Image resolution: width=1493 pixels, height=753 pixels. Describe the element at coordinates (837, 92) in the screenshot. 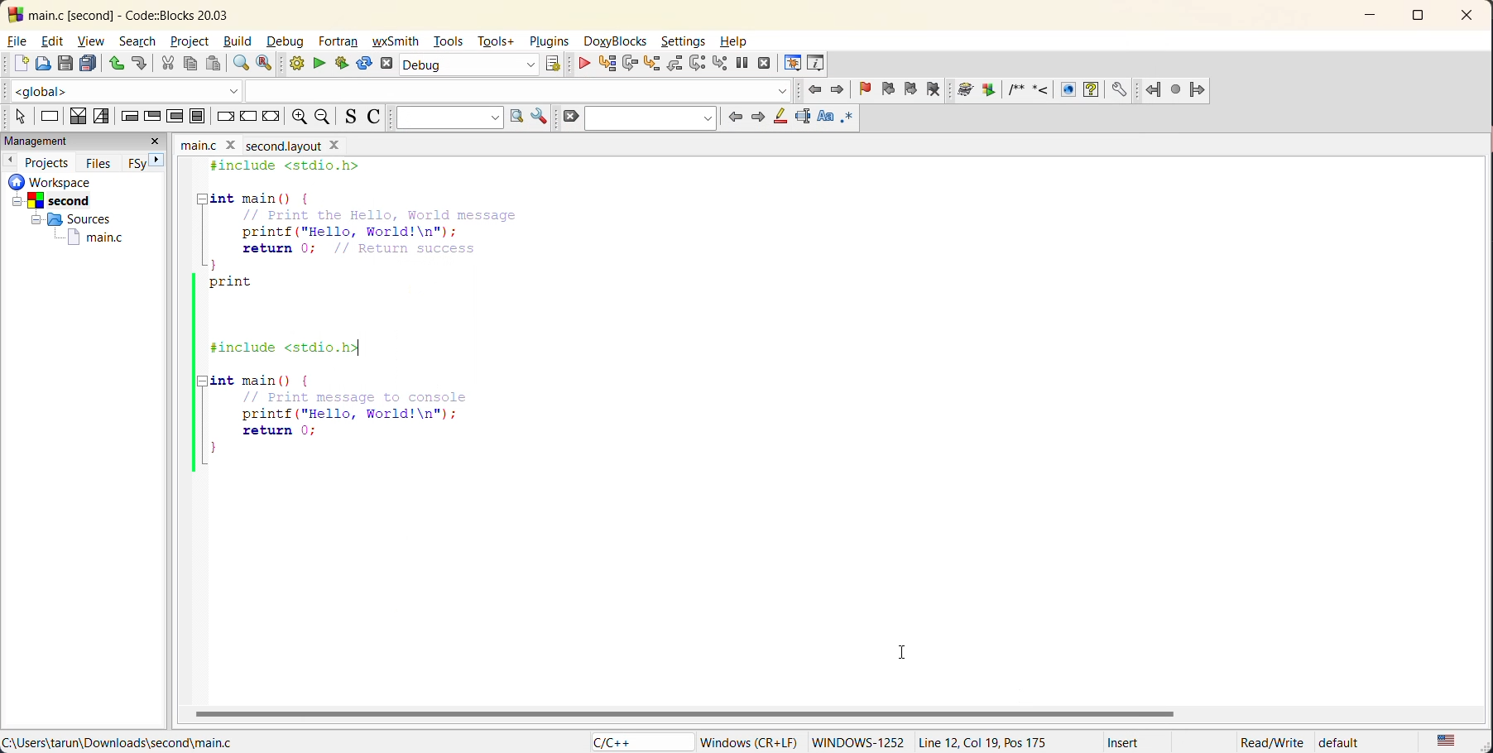

I see `jump forward` at that location.